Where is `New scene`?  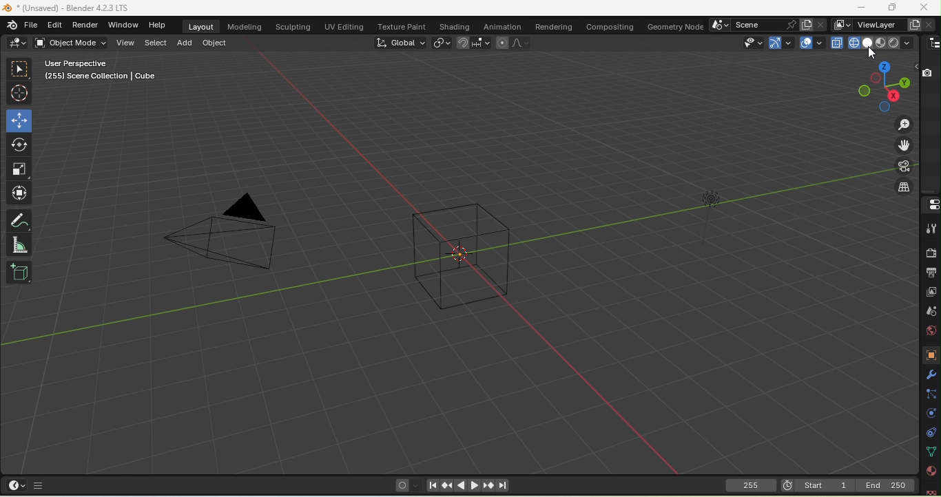
New scene is located at coordinates (805, 24).